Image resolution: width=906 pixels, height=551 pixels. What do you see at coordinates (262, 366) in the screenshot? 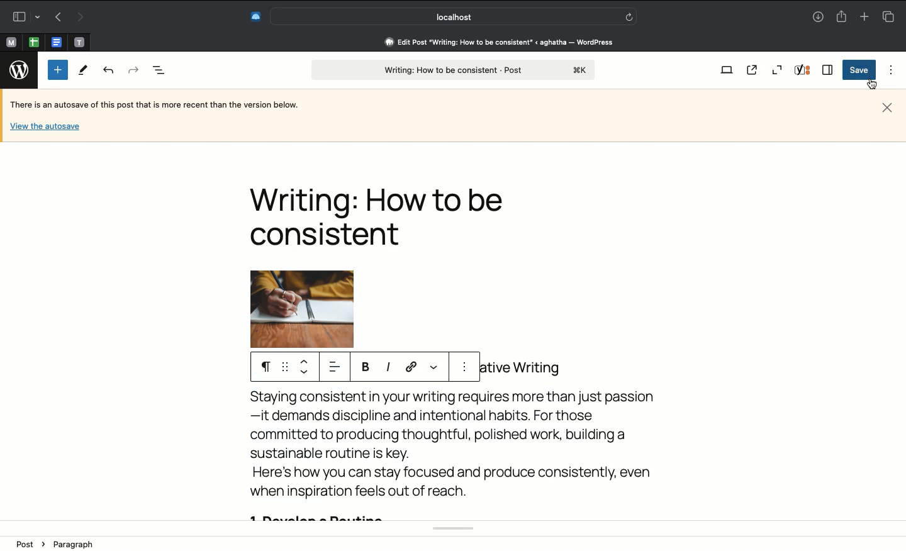
I see `Paragraph` at bounding box center [262, 366].